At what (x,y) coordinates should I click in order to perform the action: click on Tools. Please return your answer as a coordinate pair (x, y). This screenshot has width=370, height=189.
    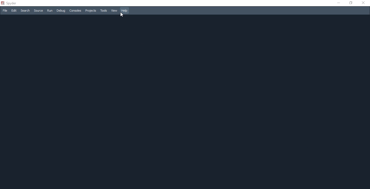
    Looking at the image, I should click on (104, 11).